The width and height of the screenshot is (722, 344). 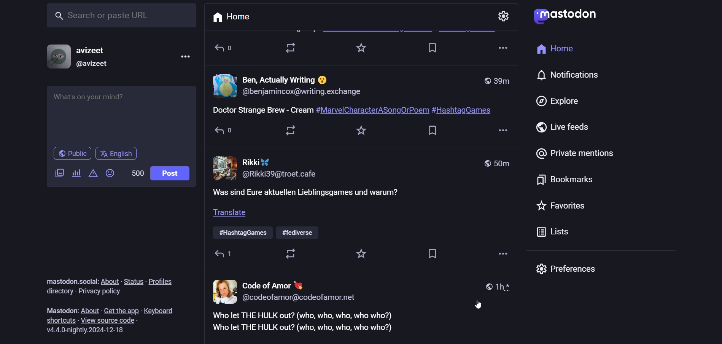 What do you see at coordinates (133, 280) in the screenshot?
I see `status` at bounding box center [133, 280].